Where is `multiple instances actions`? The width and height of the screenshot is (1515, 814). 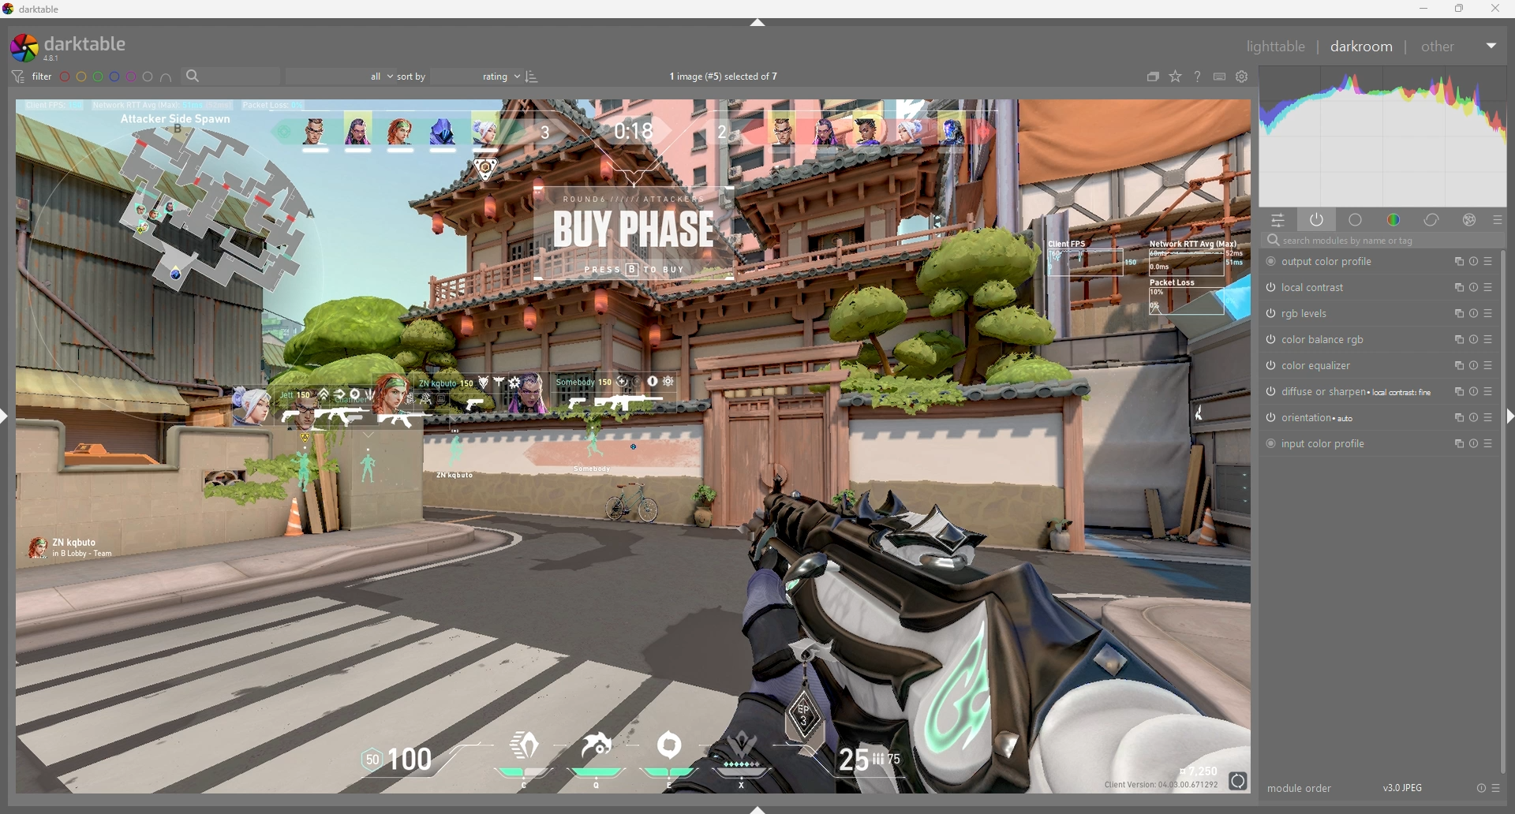 multiple instances actions is located at coordinates (1455, 340).